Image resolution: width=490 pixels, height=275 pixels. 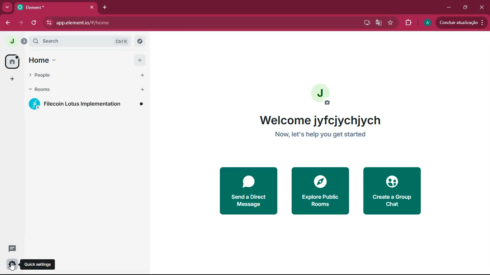 What do you see at coordinates (8, 23) in the screenshot?
I see `back` at bounding box center [8, 23].